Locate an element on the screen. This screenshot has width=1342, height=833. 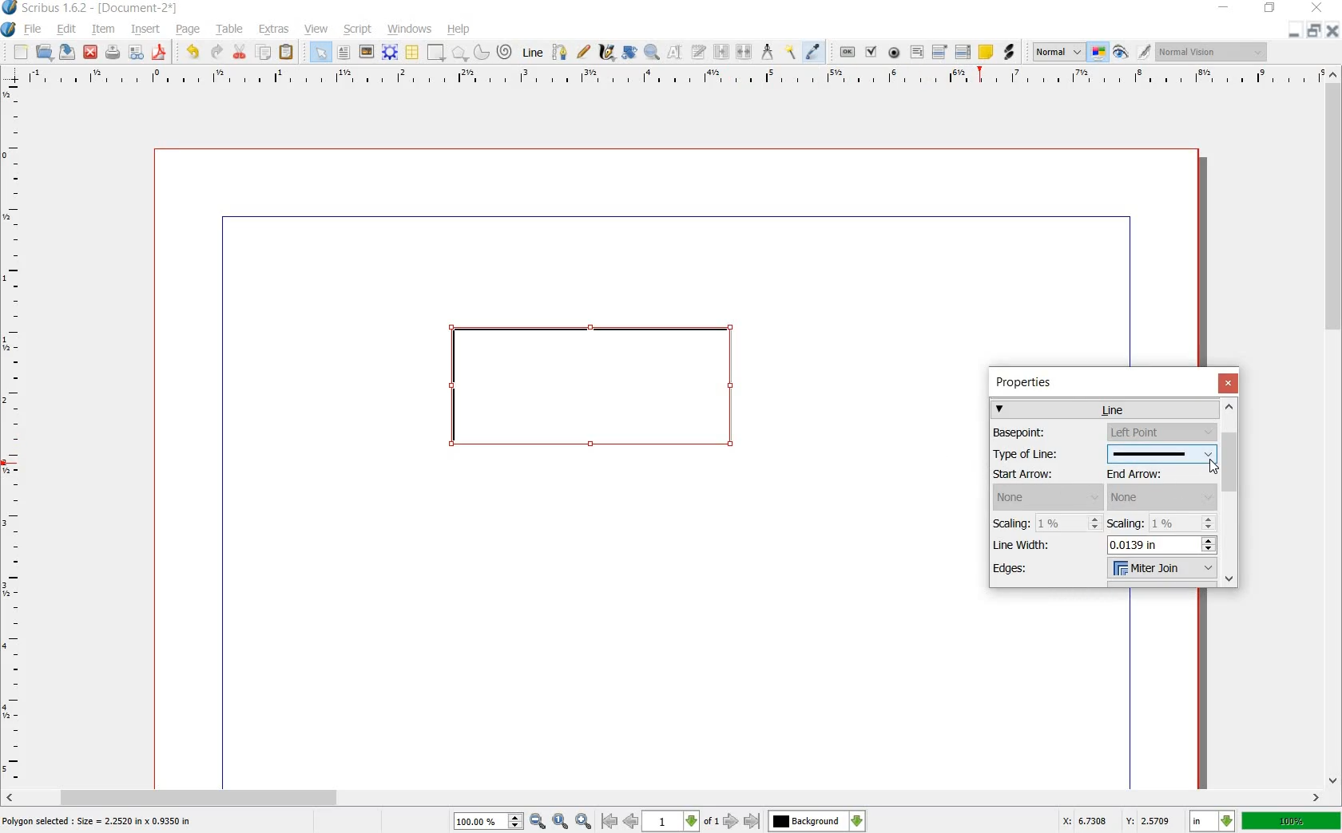
LINK ANNOTATION is located at coordinates (1010, 53).